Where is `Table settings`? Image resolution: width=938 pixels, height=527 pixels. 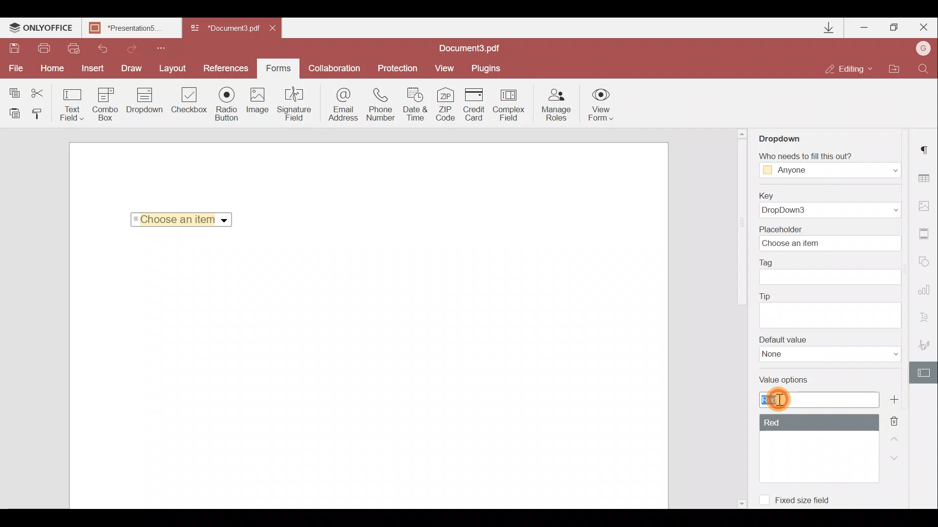
Table settings is located at coordinates (928, 178).